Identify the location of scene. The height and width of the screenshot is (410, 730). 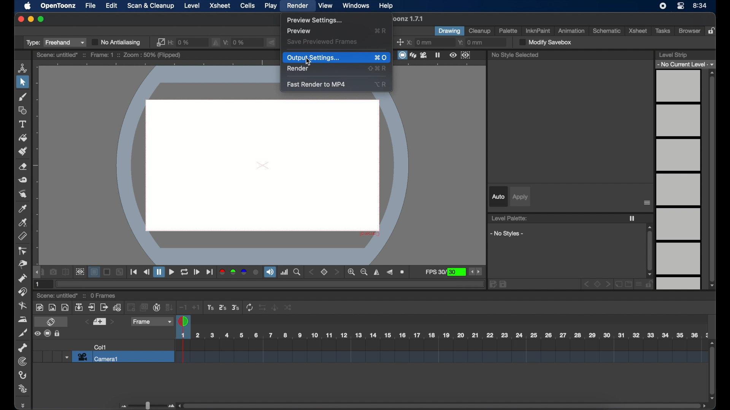
(57, 296).